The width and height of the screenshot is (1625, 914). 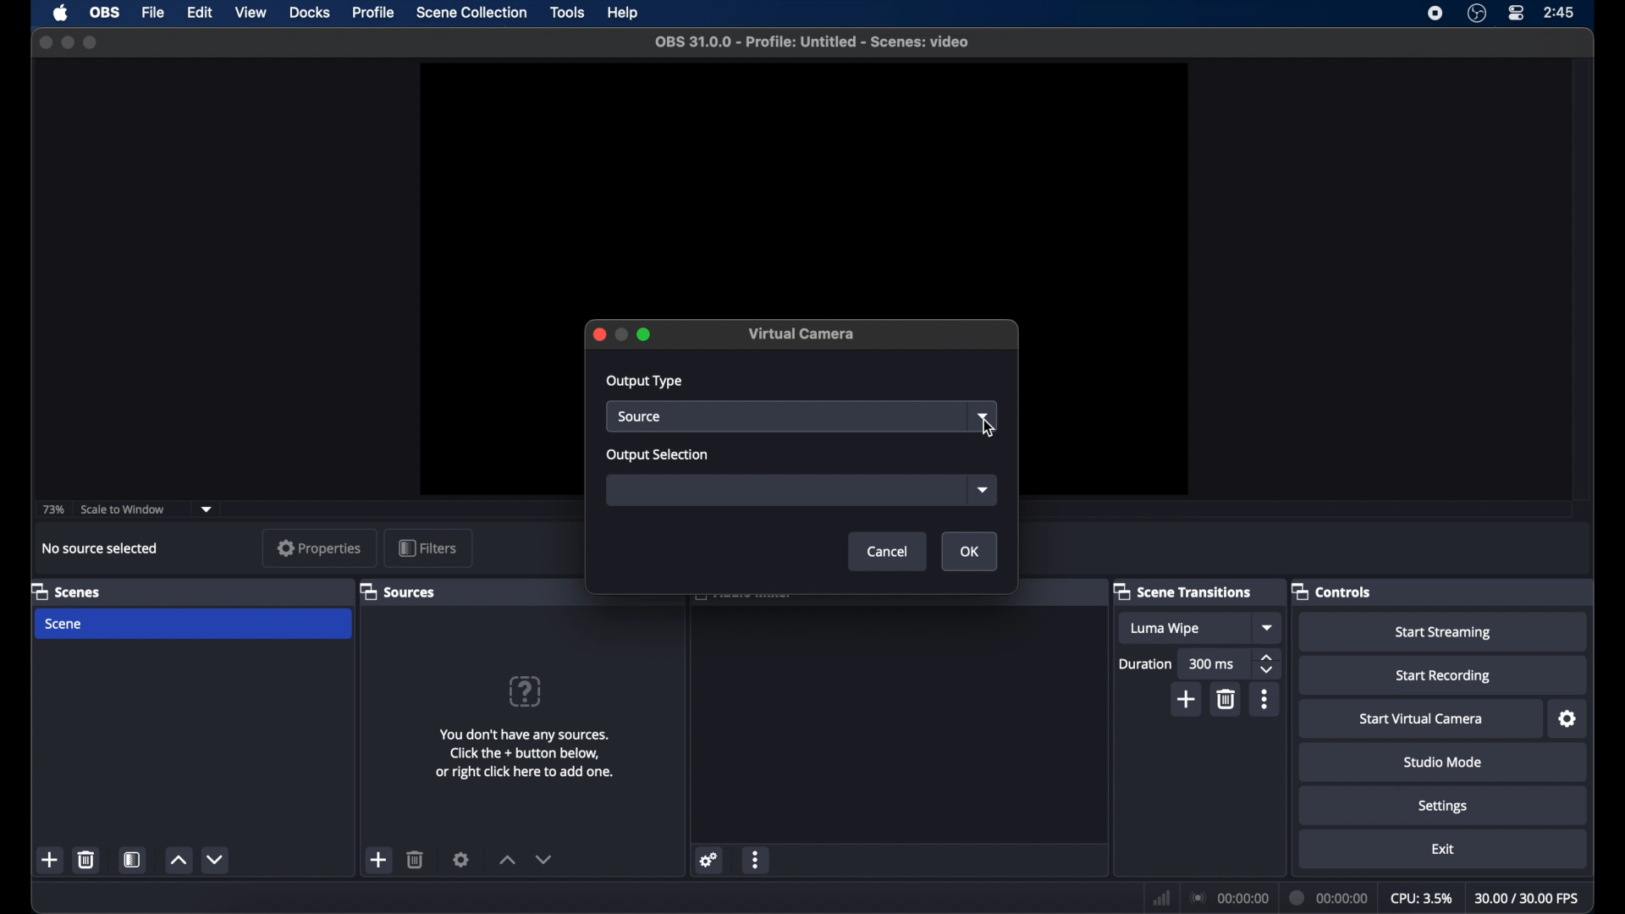 I want to click on start recording, so click(x=1446, y=675).